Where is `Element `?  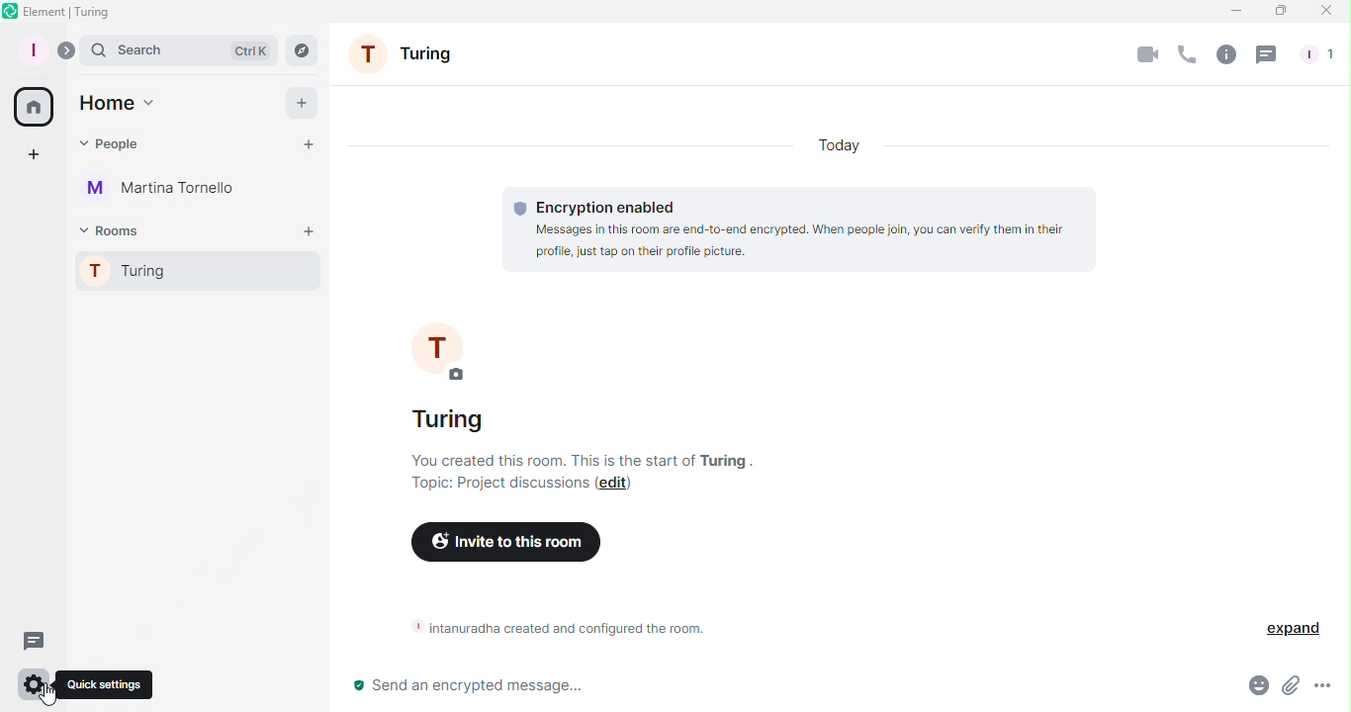 Element  is located at coordinates (46, 10).